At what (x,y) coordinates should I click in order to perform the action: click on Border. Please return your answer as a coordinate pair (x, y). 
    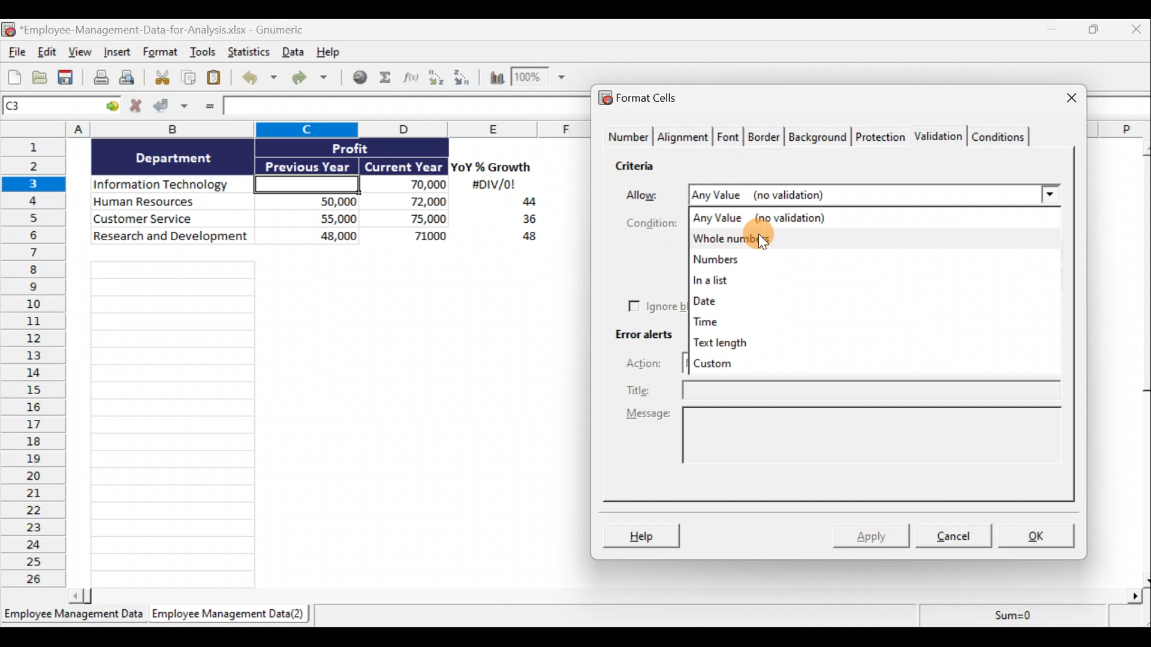
    Looking at the image, I should click on (766, 137).